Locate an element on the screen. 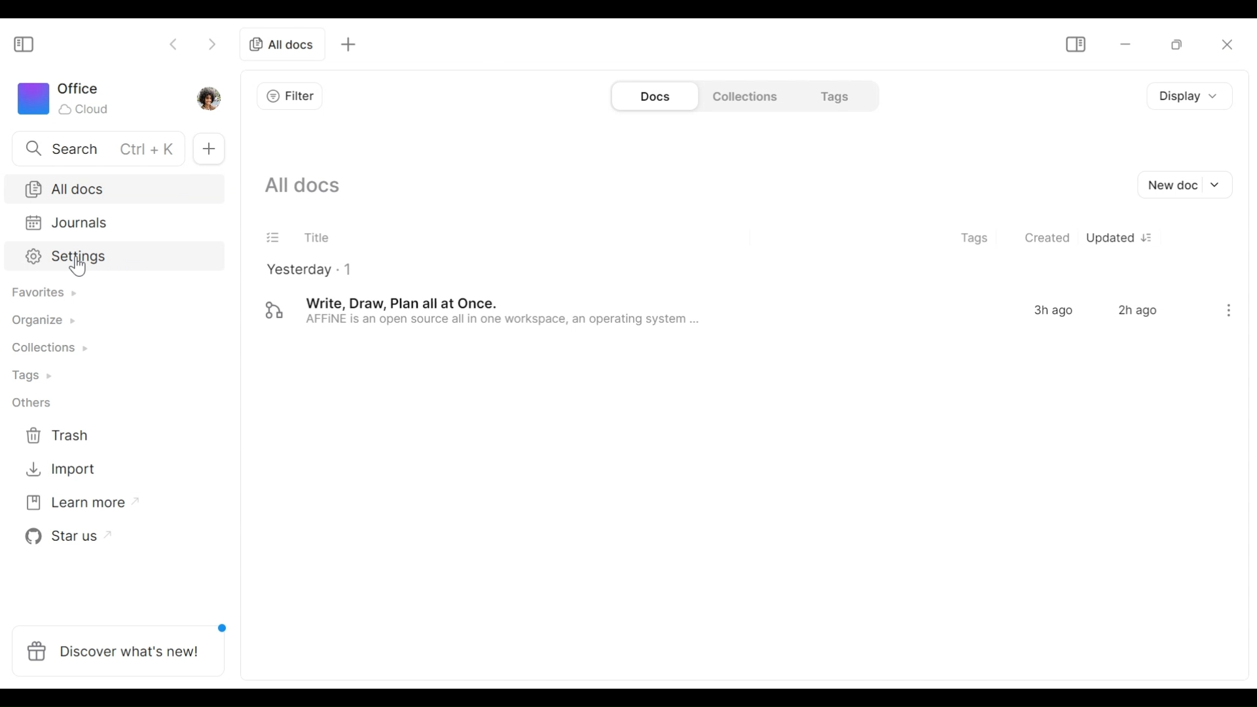 The width and height of the screenshot is (1257, 707). Import is located at coordinates (58, 469).